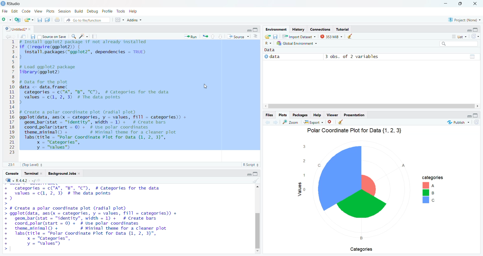 This screenshot has width=483, height=256. What do you see at coordinates (275, 29) in the screenshot?
I see `Environment` at bounding box center [275, 29].